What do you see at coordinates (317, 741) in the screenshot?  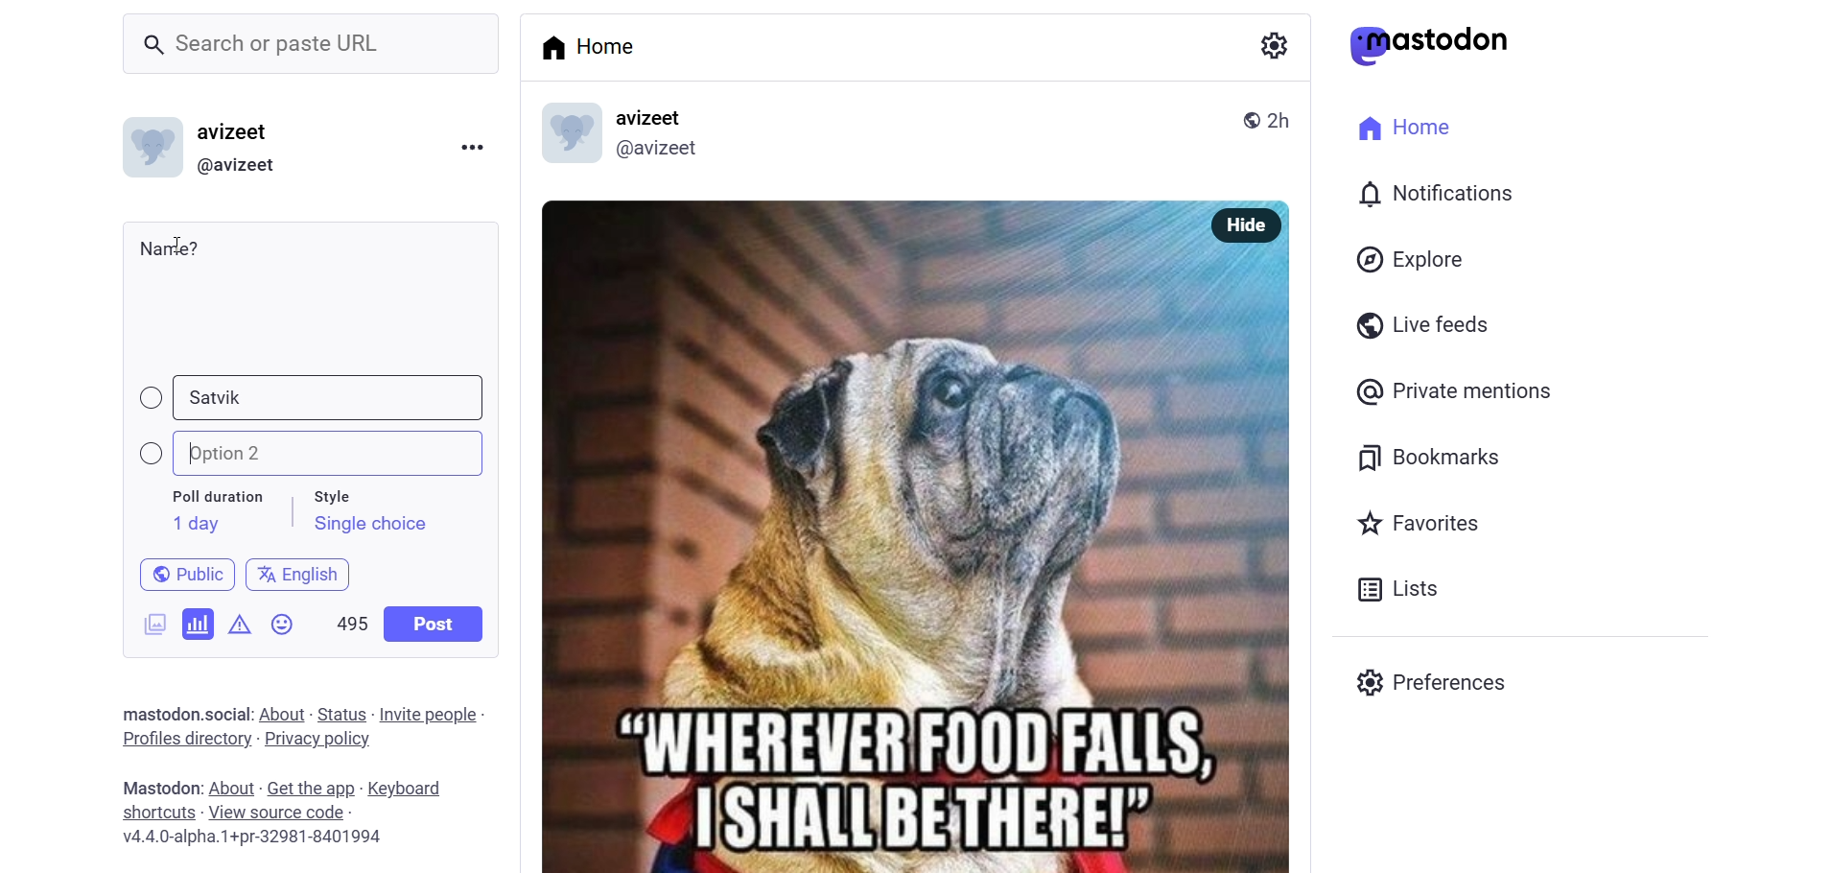 I see `privacy policy` at bounding box center [317, 741].